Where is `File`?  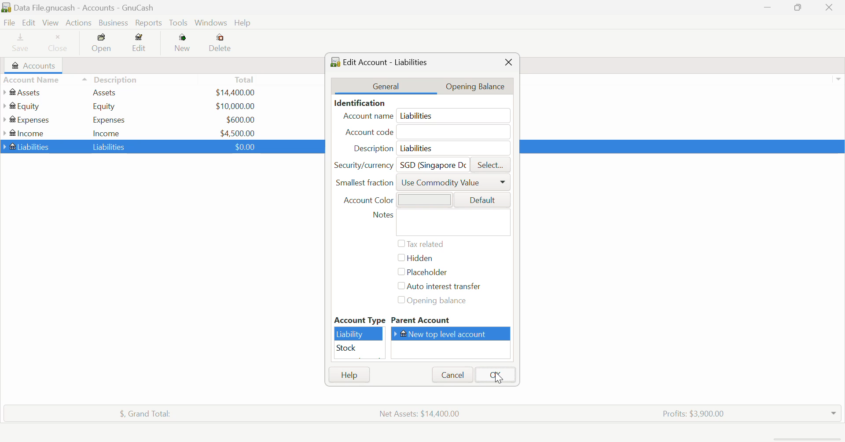
File is located at coordinates (8, 23).